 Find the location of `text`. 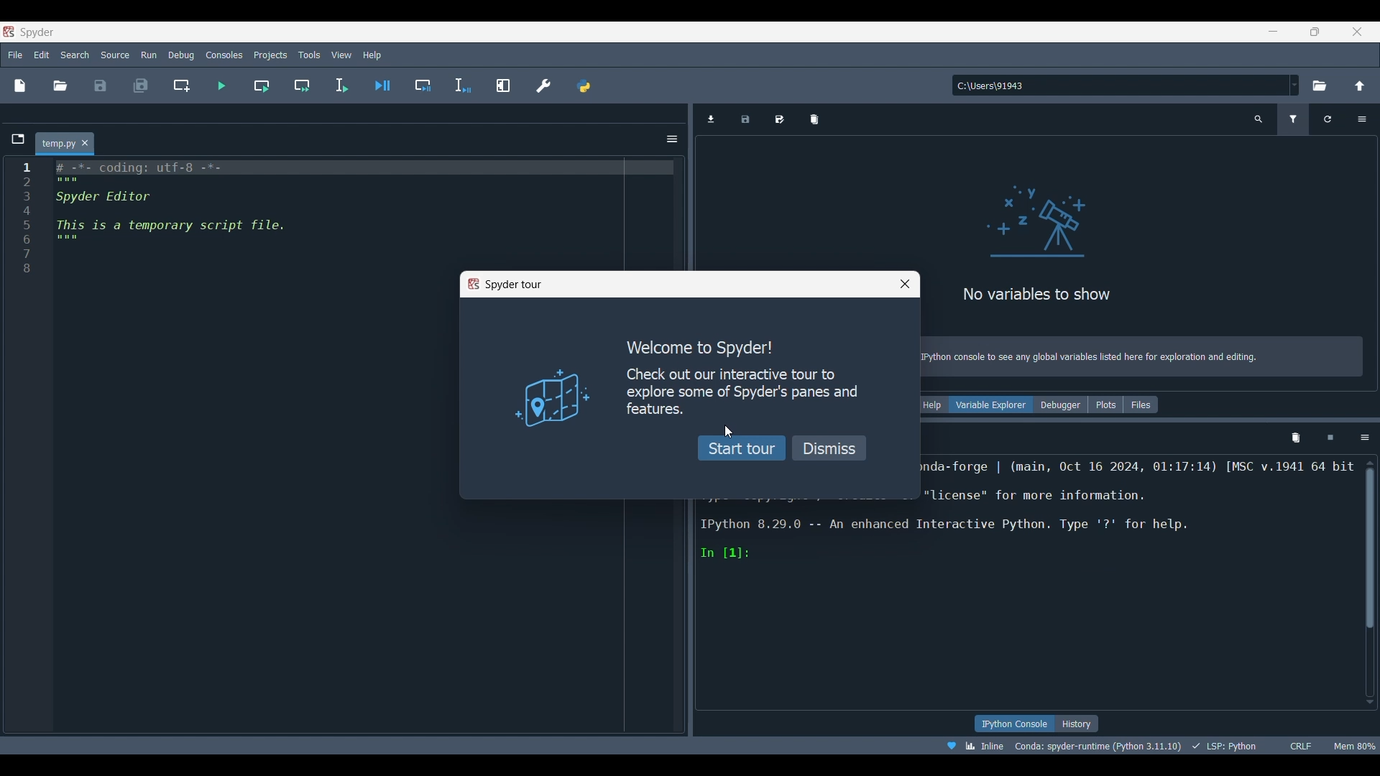

text is located at coordinates (737, 397).